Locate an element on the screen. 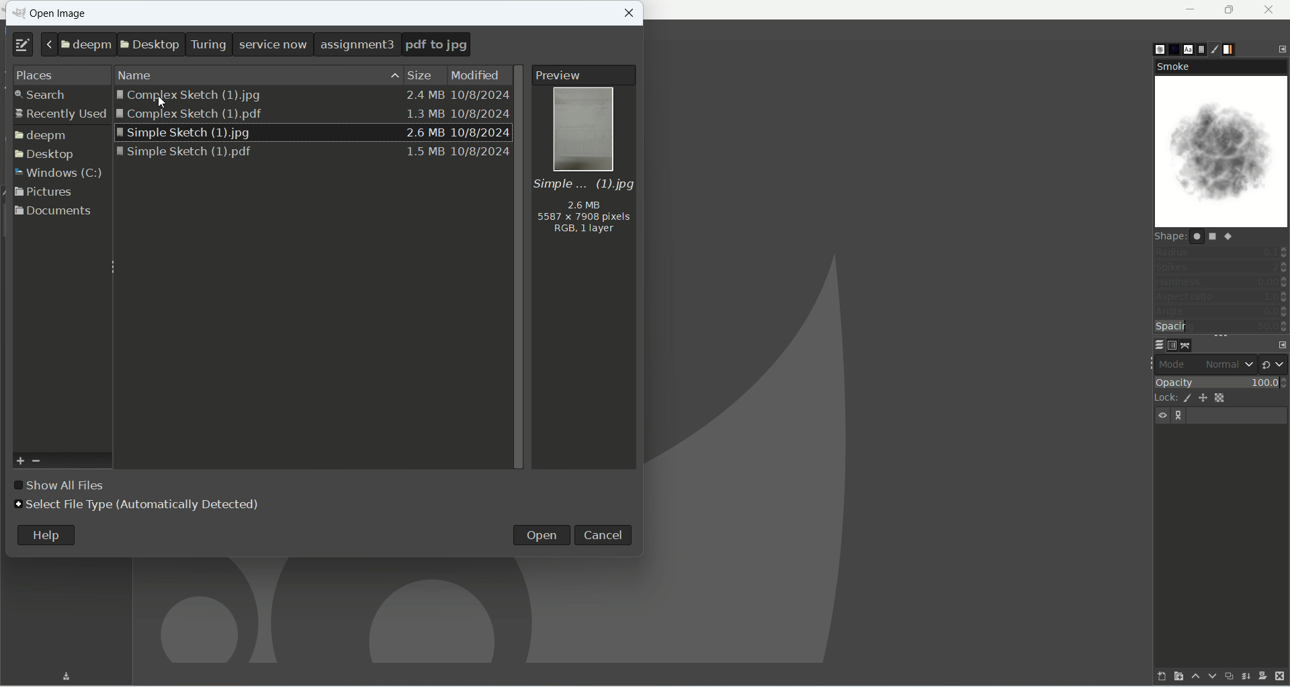  open is located at coordinates (544, 535).